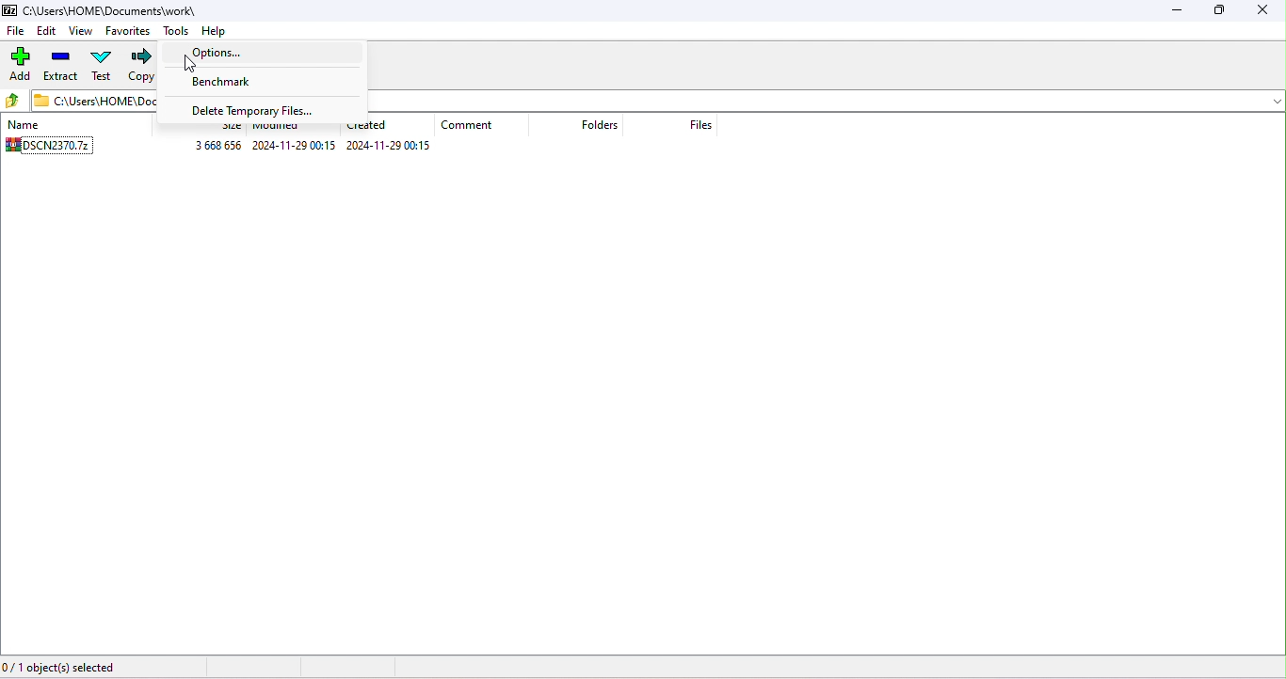 Image resolution: width=1286 pixels, height=679 pixels. I want to click on name, so click(26, 125).